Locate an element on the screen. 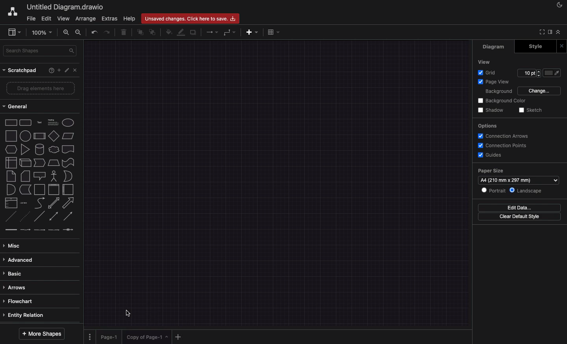  scratchpad is located at coordinates (20, 70).